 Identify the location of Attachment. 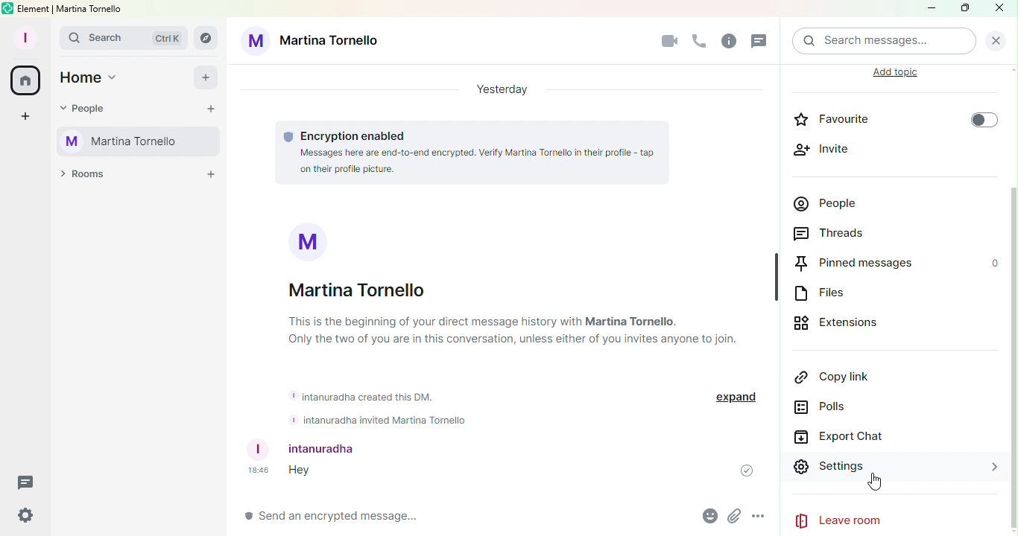
(733, 516).